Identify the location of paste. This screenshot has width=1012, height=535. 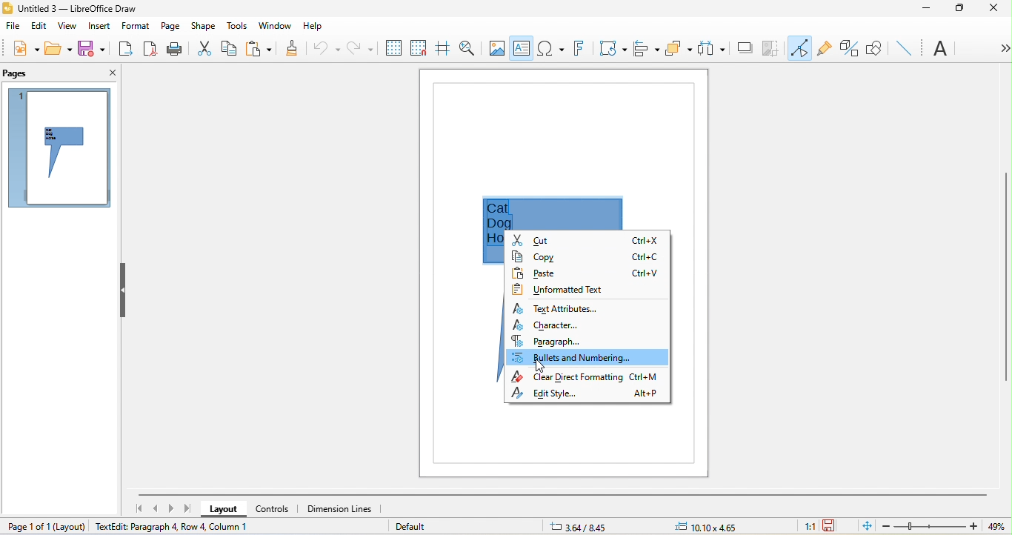
(585, 272).